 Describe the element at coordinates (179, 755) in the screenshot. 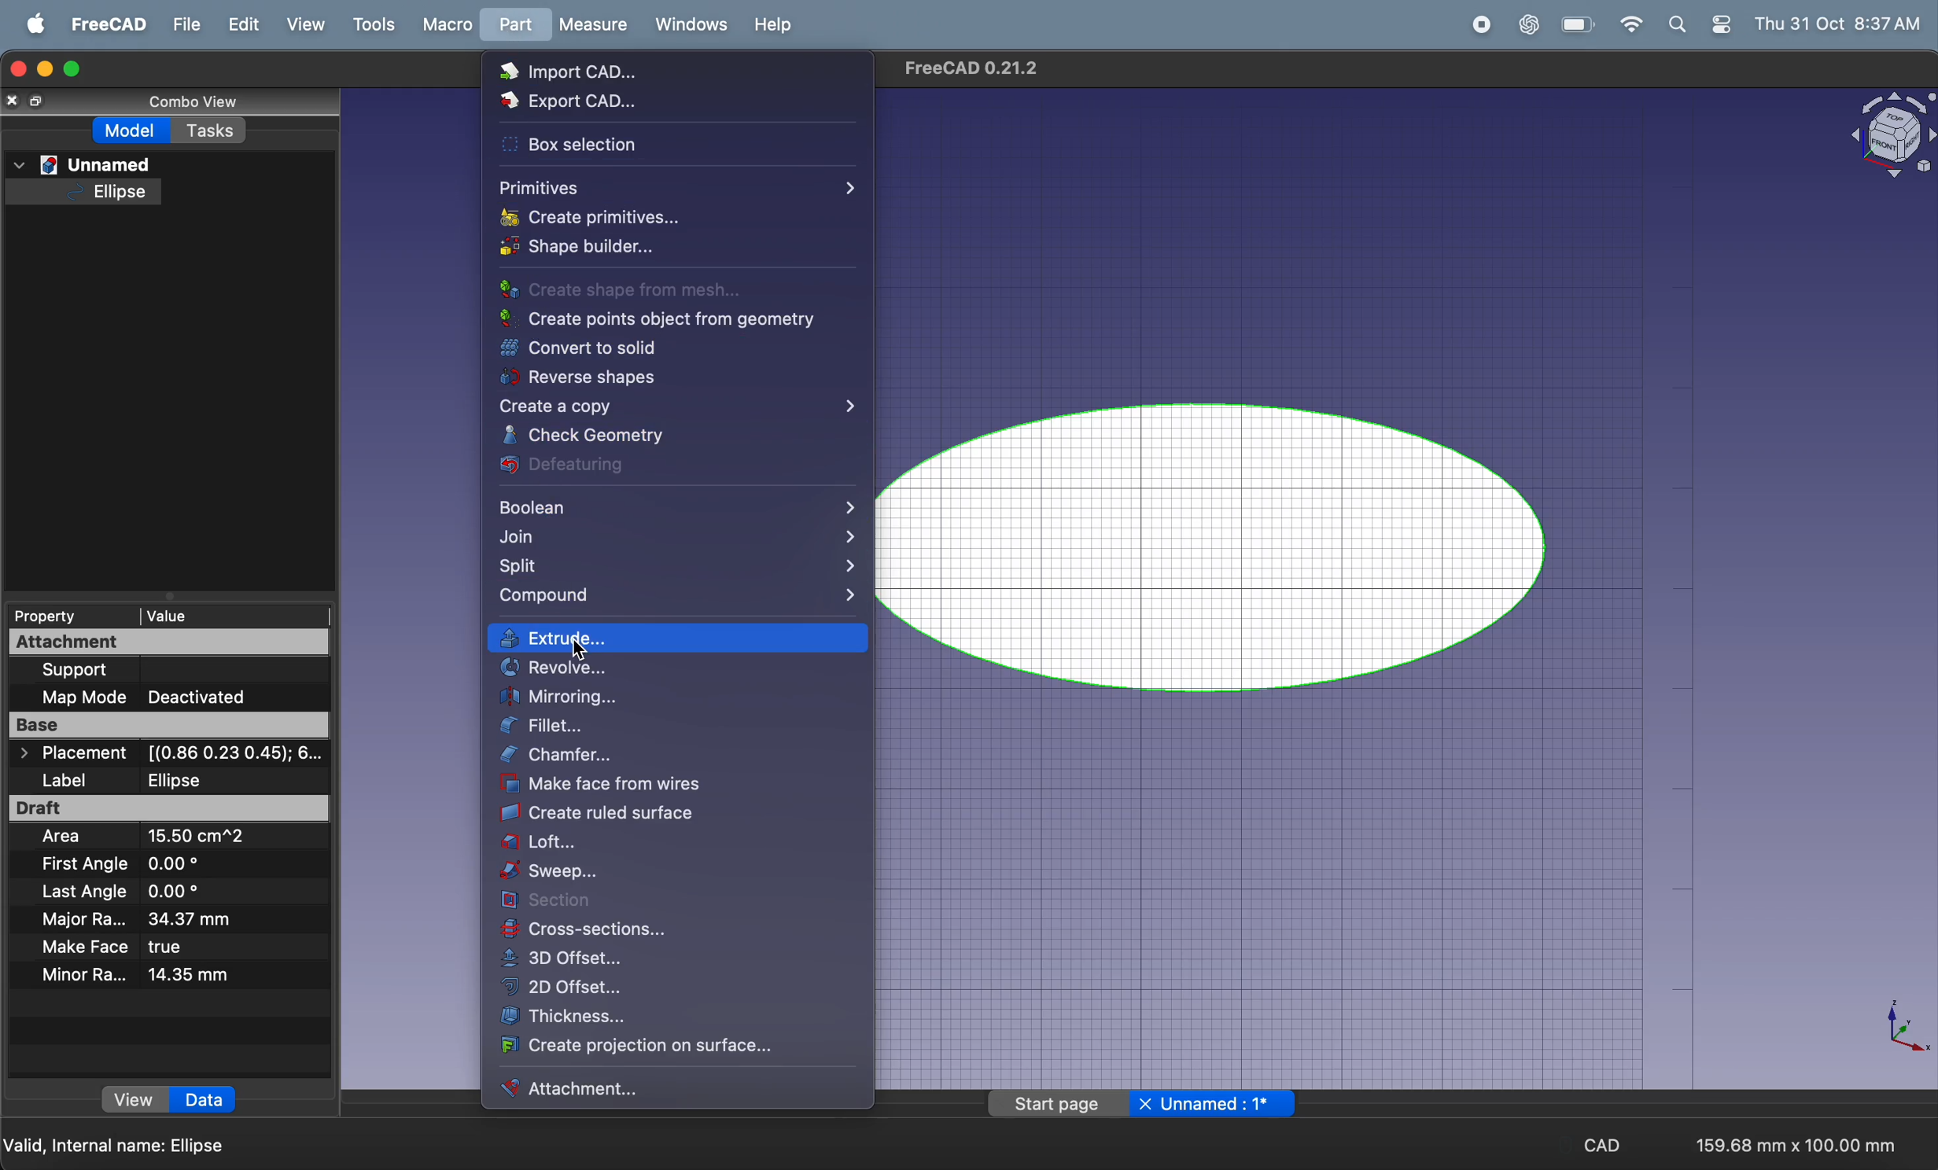

I see `placement` at that location.